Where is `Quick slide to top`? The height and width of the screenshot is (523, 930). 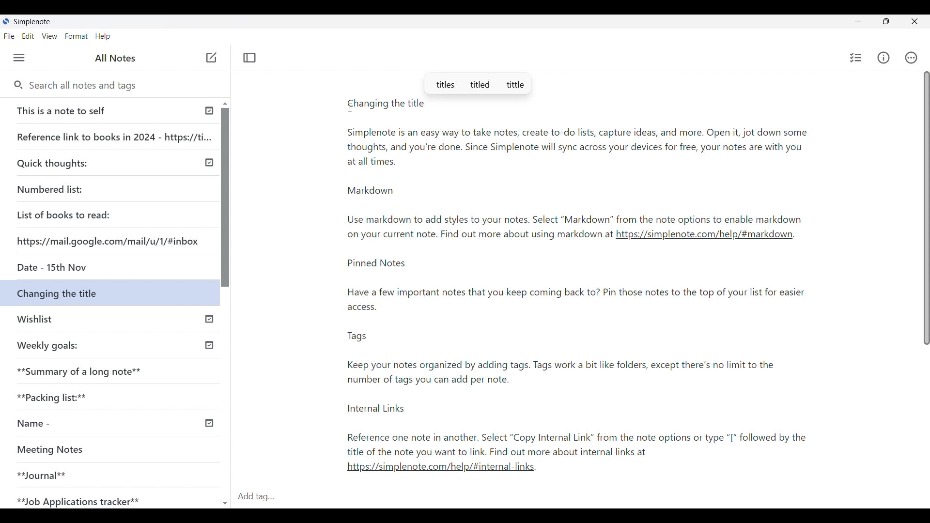
Quick slide to top is located at coordinates (225, 104).